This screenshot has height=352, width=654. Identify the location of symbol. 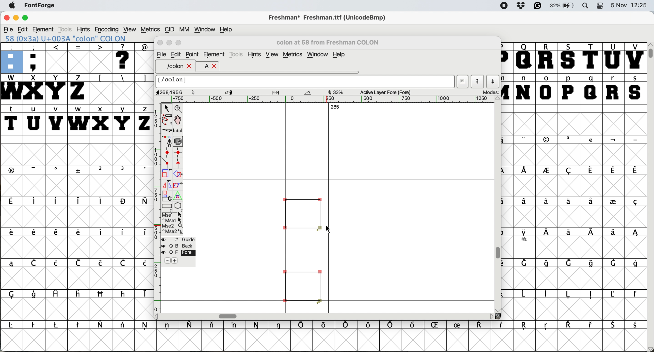
(635, 234).